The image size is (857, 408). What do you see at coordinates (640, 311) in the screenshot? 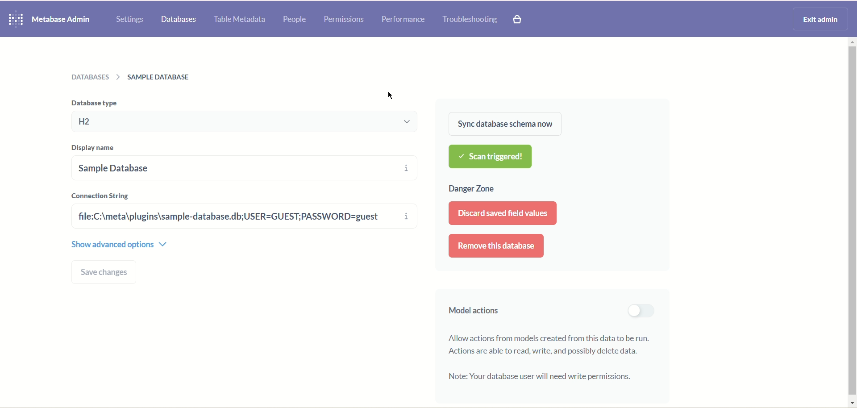
I see `toggle button` at bounding box center [640, 311].